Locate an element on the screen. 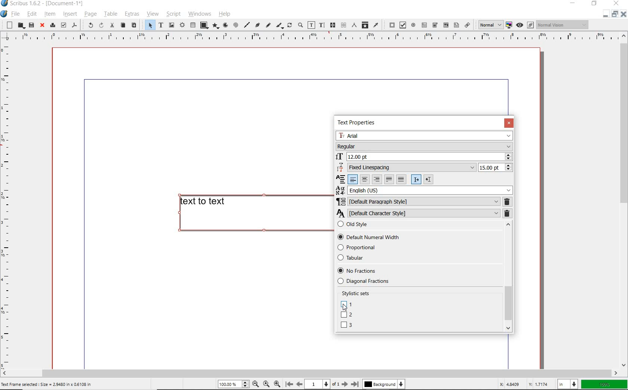 The width and height of the screenshot is (628, 390). Old style is located at coordinates (418, 226).